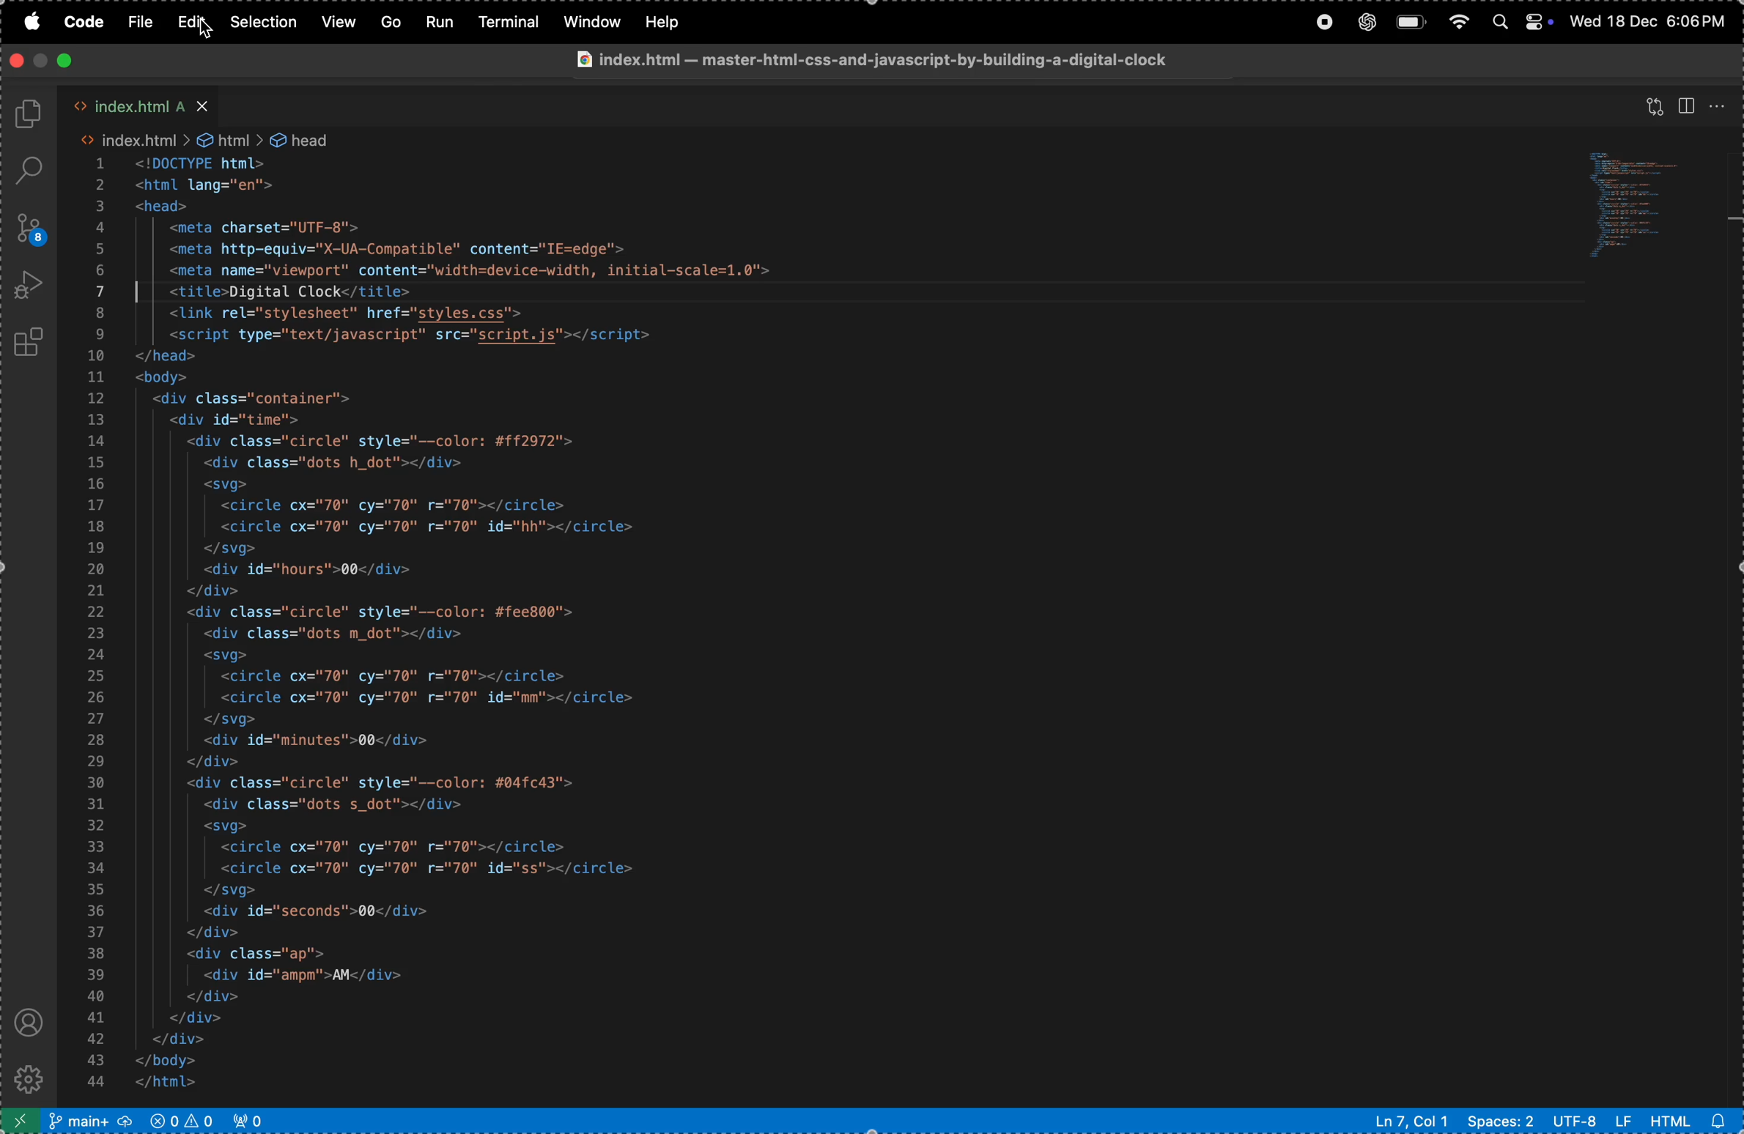  What do you see at coordinates (30, 115) in the screenshot?
I see `explore` at bounding box center [30, 115].